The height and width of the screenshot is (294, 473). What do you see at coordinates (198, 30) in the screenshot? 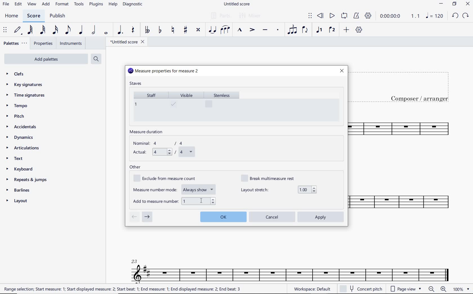
I see `TOGGLE DOUBLE-SHARP` at bounding box center [198, 30].